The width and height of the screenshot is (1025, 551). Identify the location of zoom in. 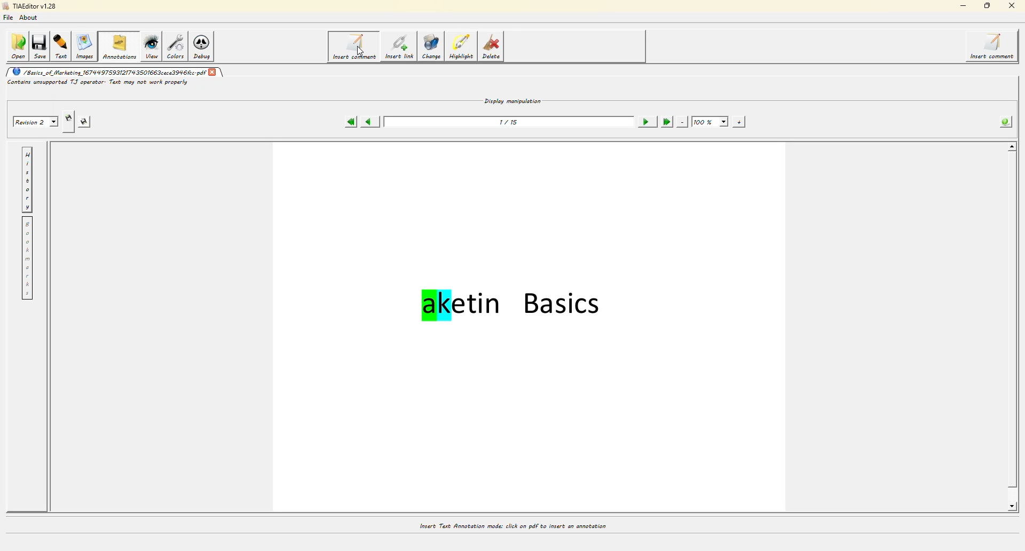
(739, 122).